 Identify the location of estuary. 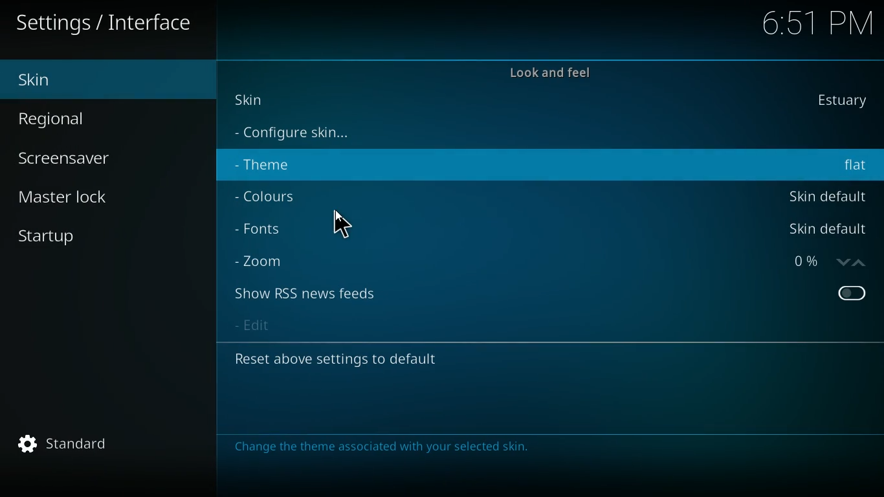
(837, 100).